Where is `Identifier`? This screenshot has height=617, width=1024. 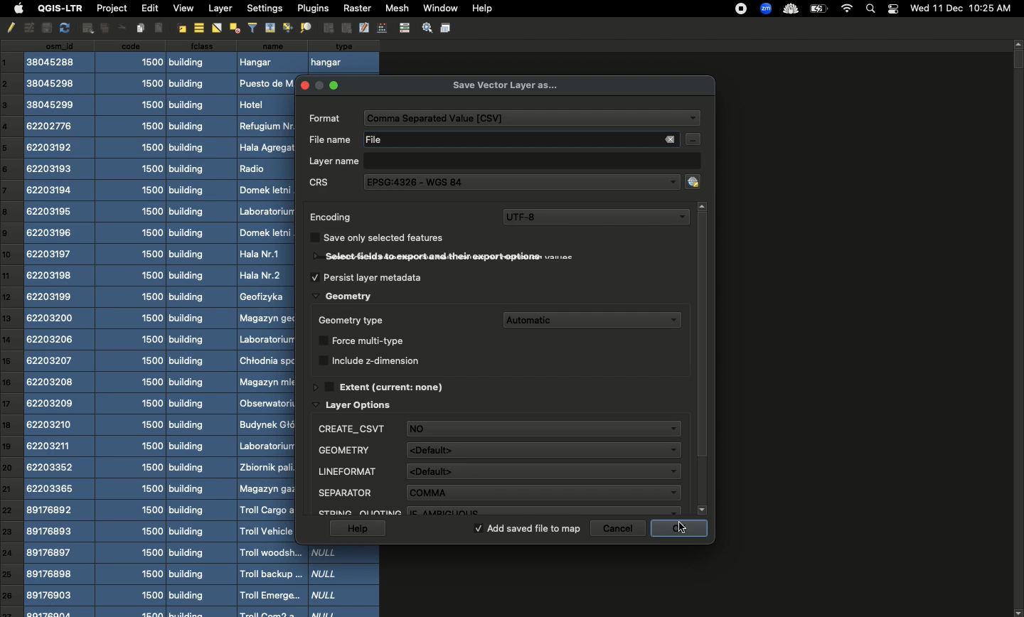 Identifier is located at coordinates (500, 491).